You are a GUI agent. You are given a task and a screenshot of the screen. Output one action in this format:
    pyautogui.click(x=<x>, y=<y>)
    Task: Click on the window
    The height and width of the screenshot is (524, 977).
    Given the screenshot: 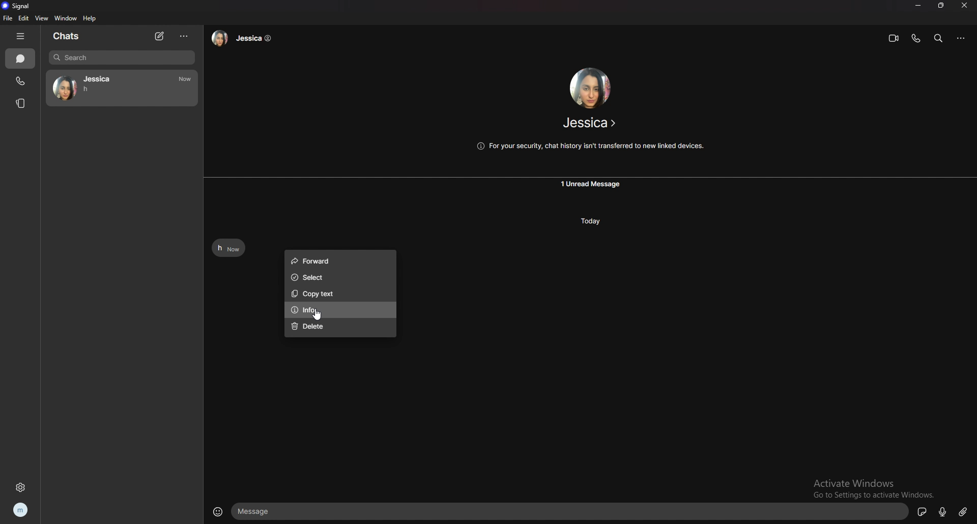 What is the action you would take?
    pyautogui.click(x=66, y=18)
    